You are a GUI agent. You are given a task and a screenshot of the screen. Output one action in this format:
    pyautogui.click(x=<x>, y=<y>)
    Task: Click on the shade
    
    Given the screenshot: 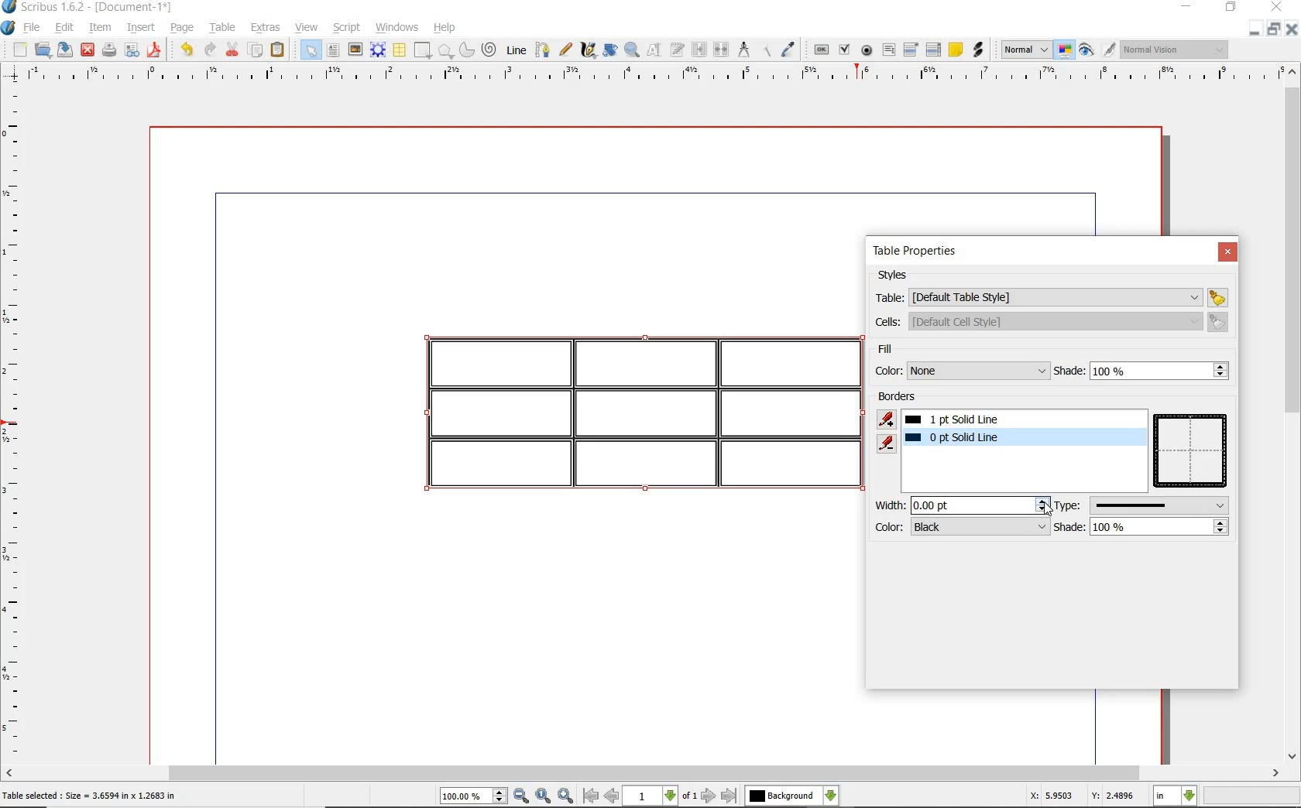 What is the action you would take?
    pyautogui.click(x=1139, y=526)
    